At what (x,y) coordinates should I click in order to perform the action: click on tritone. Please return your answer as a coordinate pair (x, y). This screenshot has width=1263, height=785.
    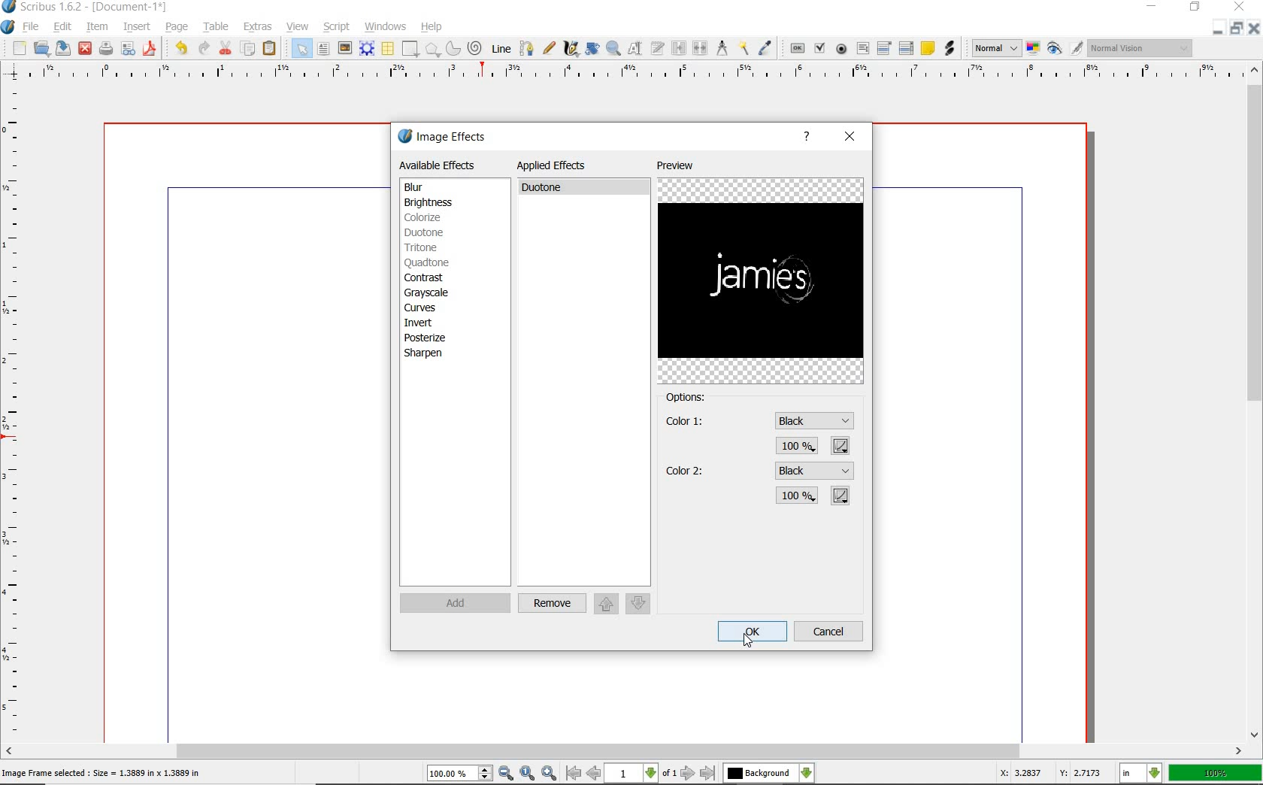
    Looking at the image, I should click on (423, 247).